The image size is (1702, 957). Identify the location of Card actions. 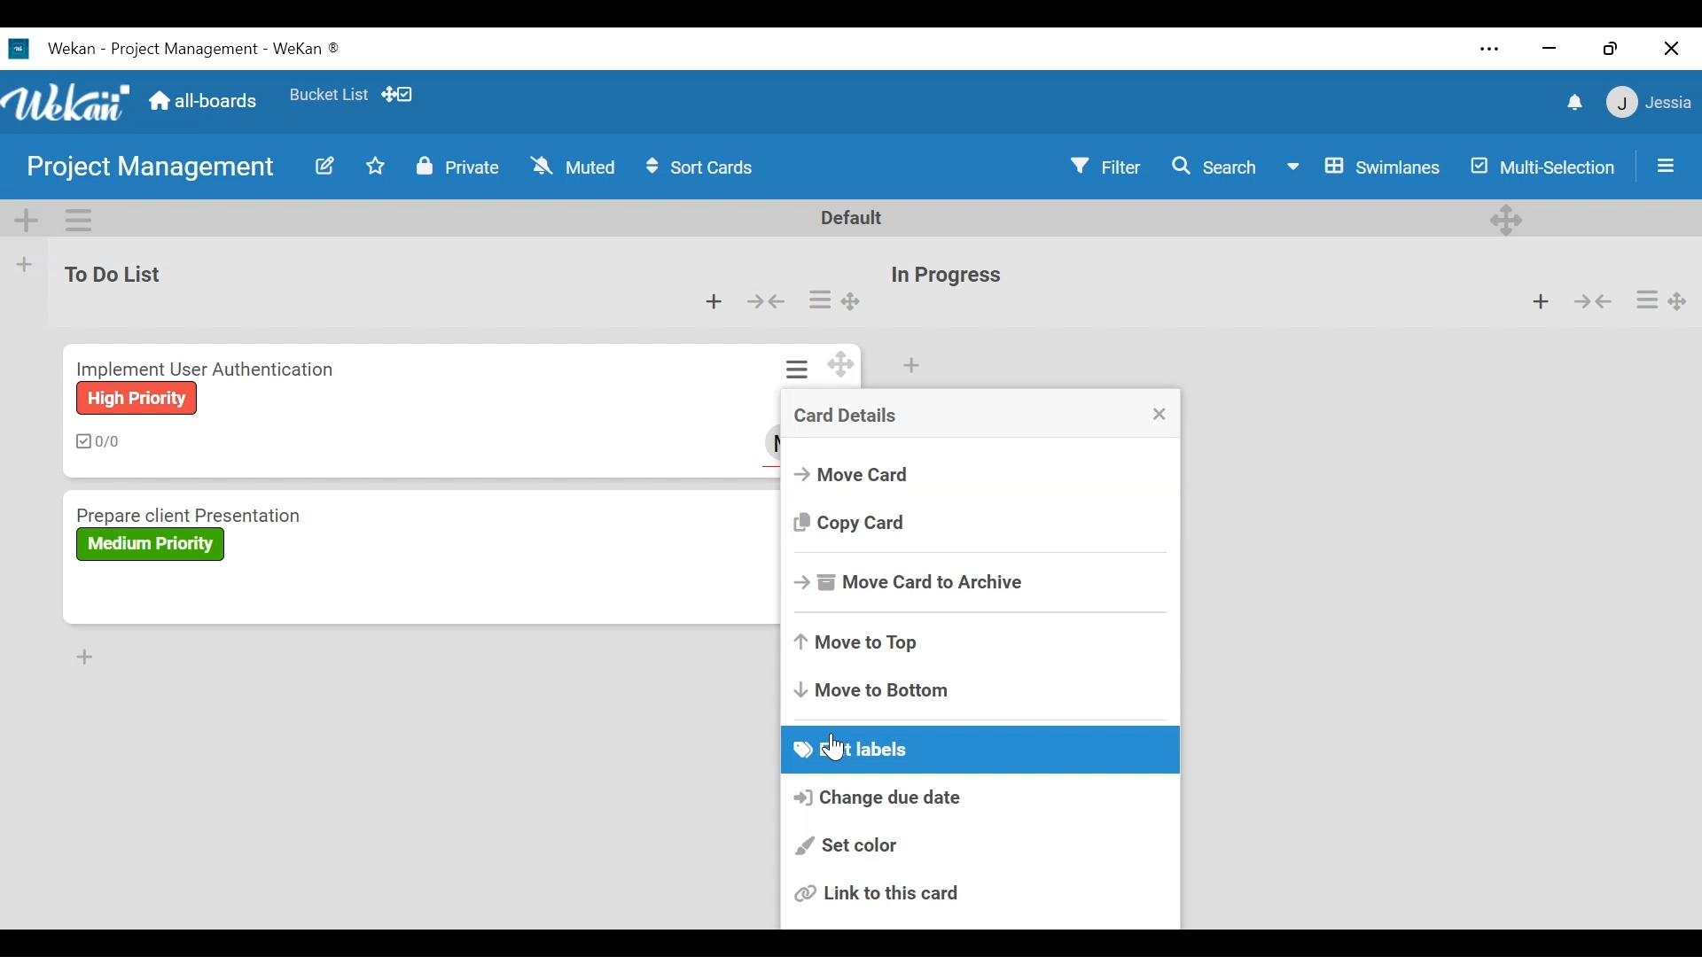
(820, 300).